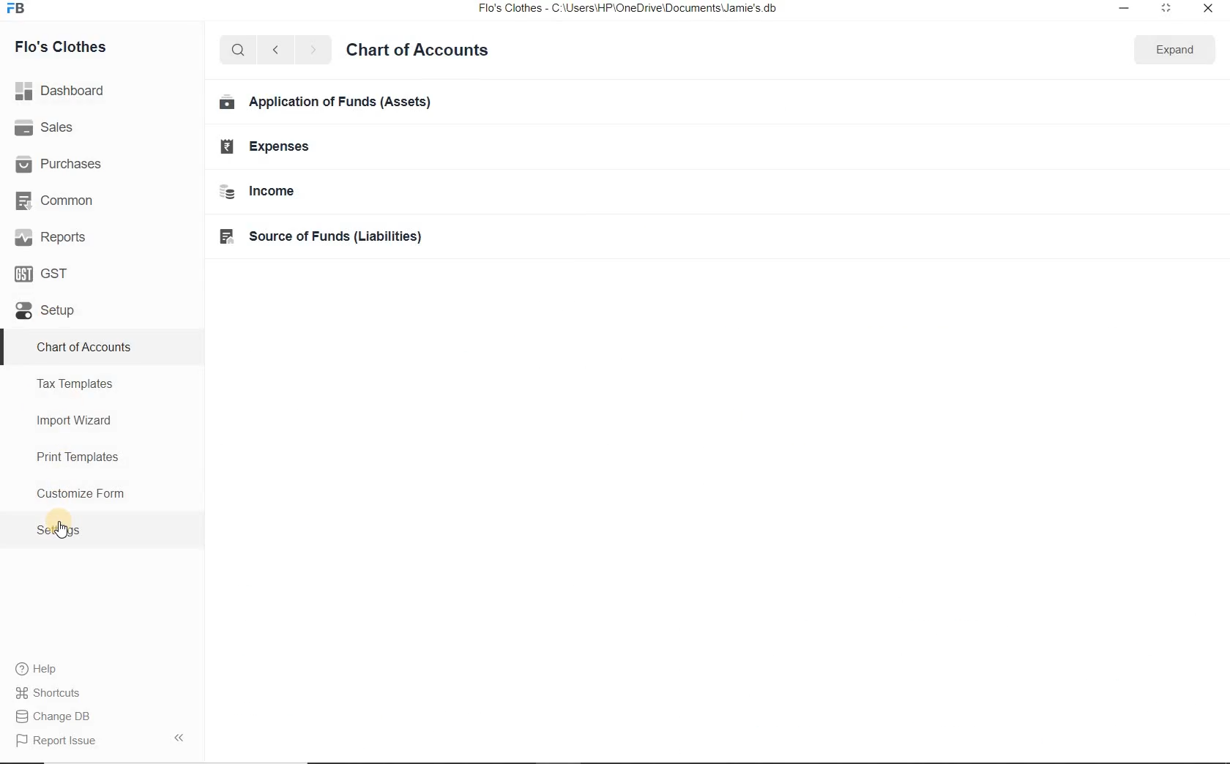 This screenshot has height=764, width=1230. I want to click on Em Application of Funds (Assets), so click(326, 105).